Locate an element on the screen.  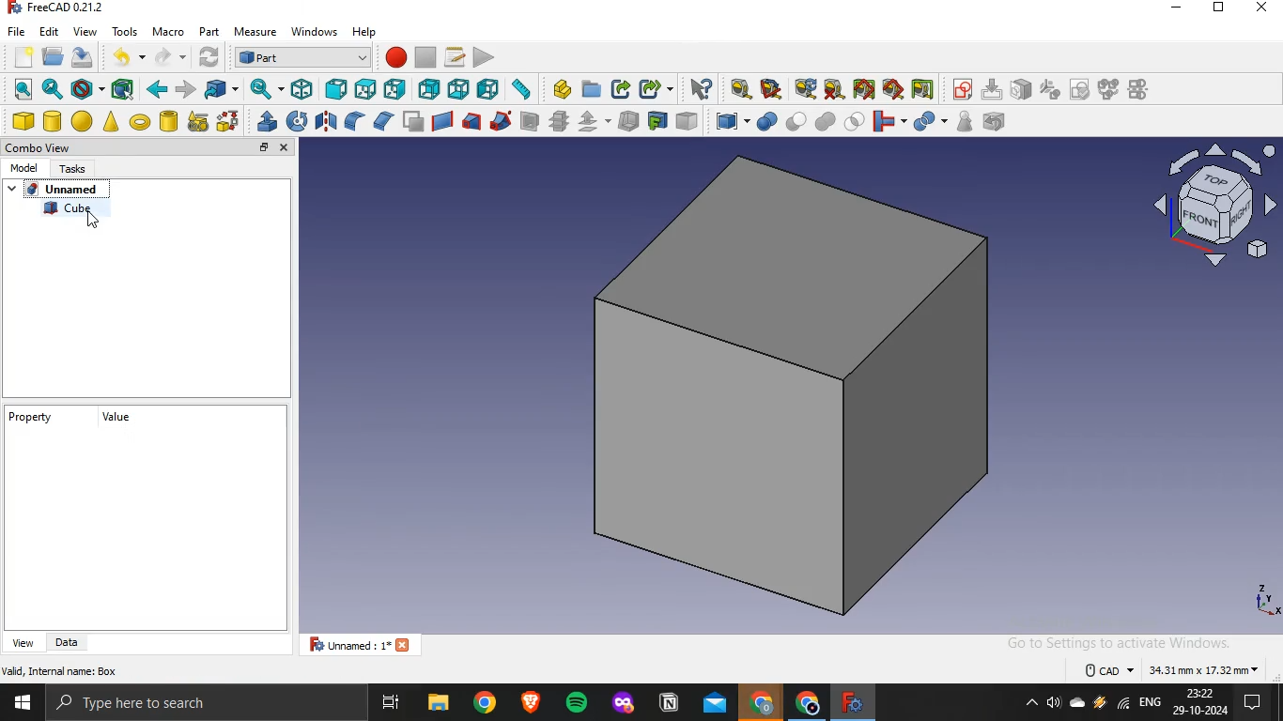
fillet is located at coordinates (356, 121).